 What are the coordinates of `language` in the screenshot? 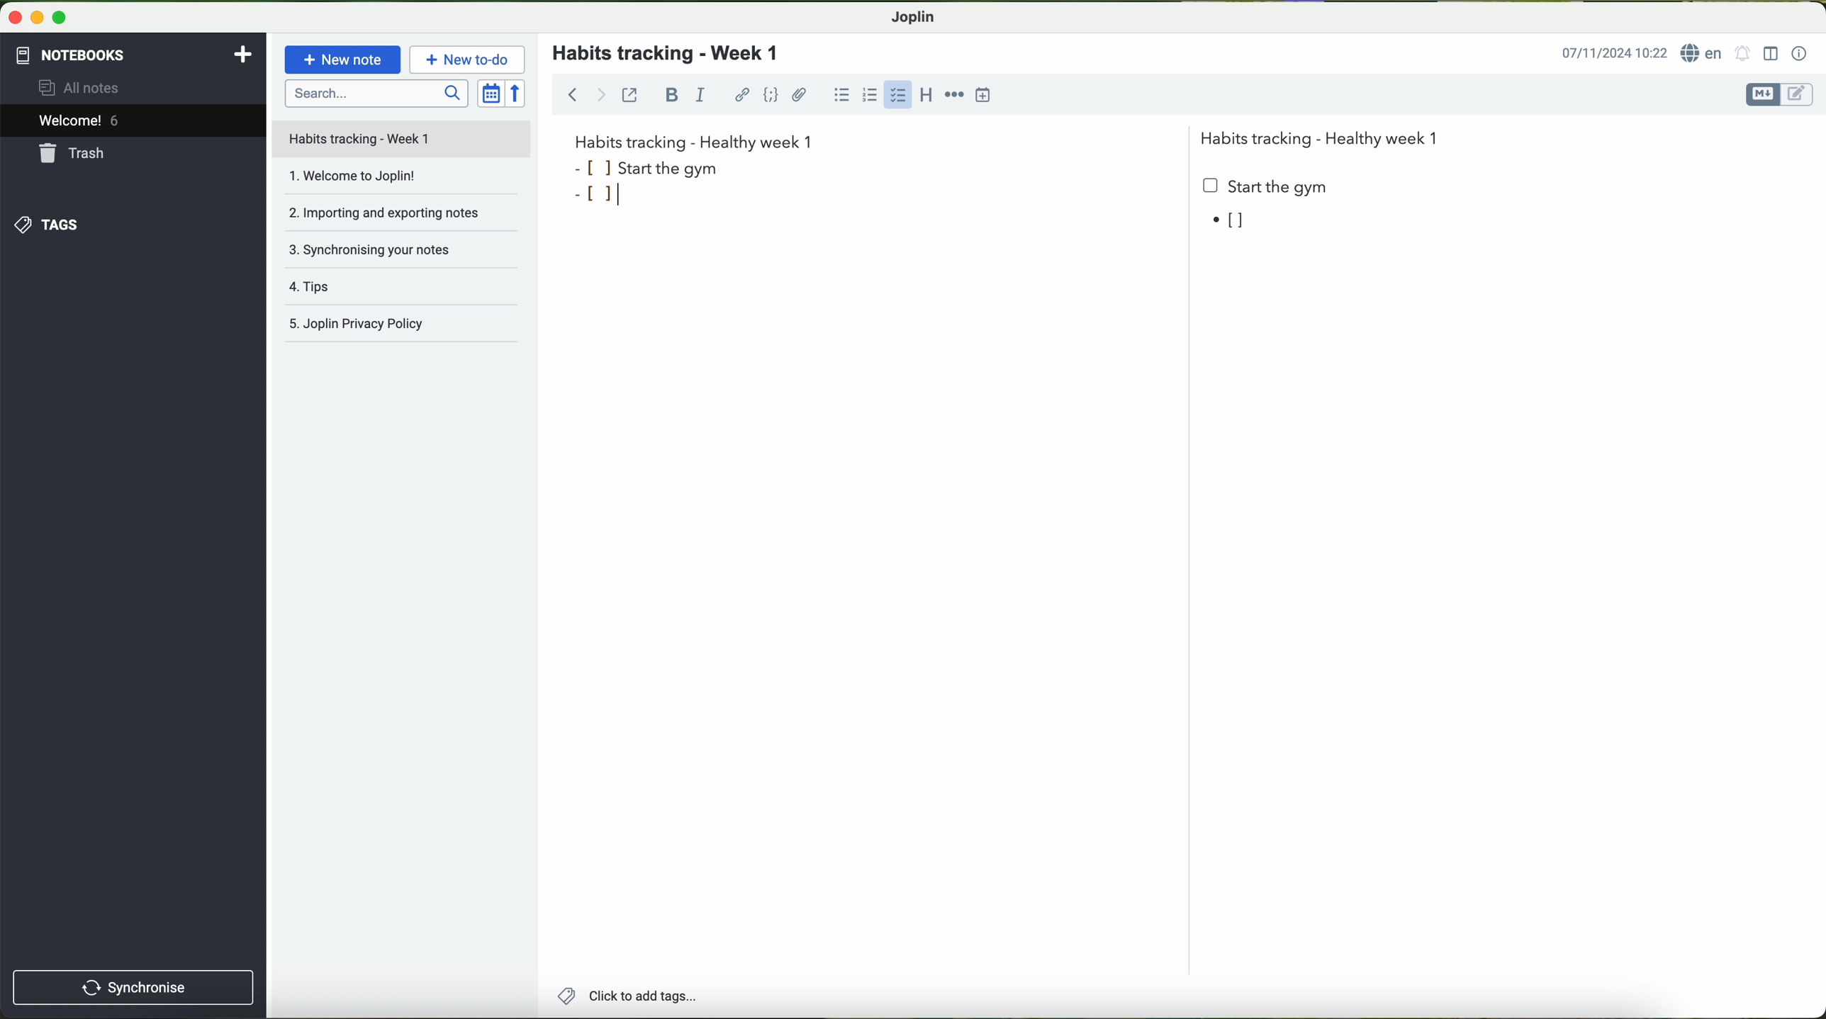 It's located at (1703, 52).